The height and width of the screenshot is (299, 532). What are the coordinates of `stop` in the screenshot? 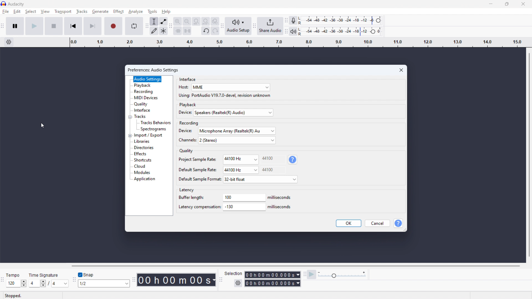 It's located at (54, 26).